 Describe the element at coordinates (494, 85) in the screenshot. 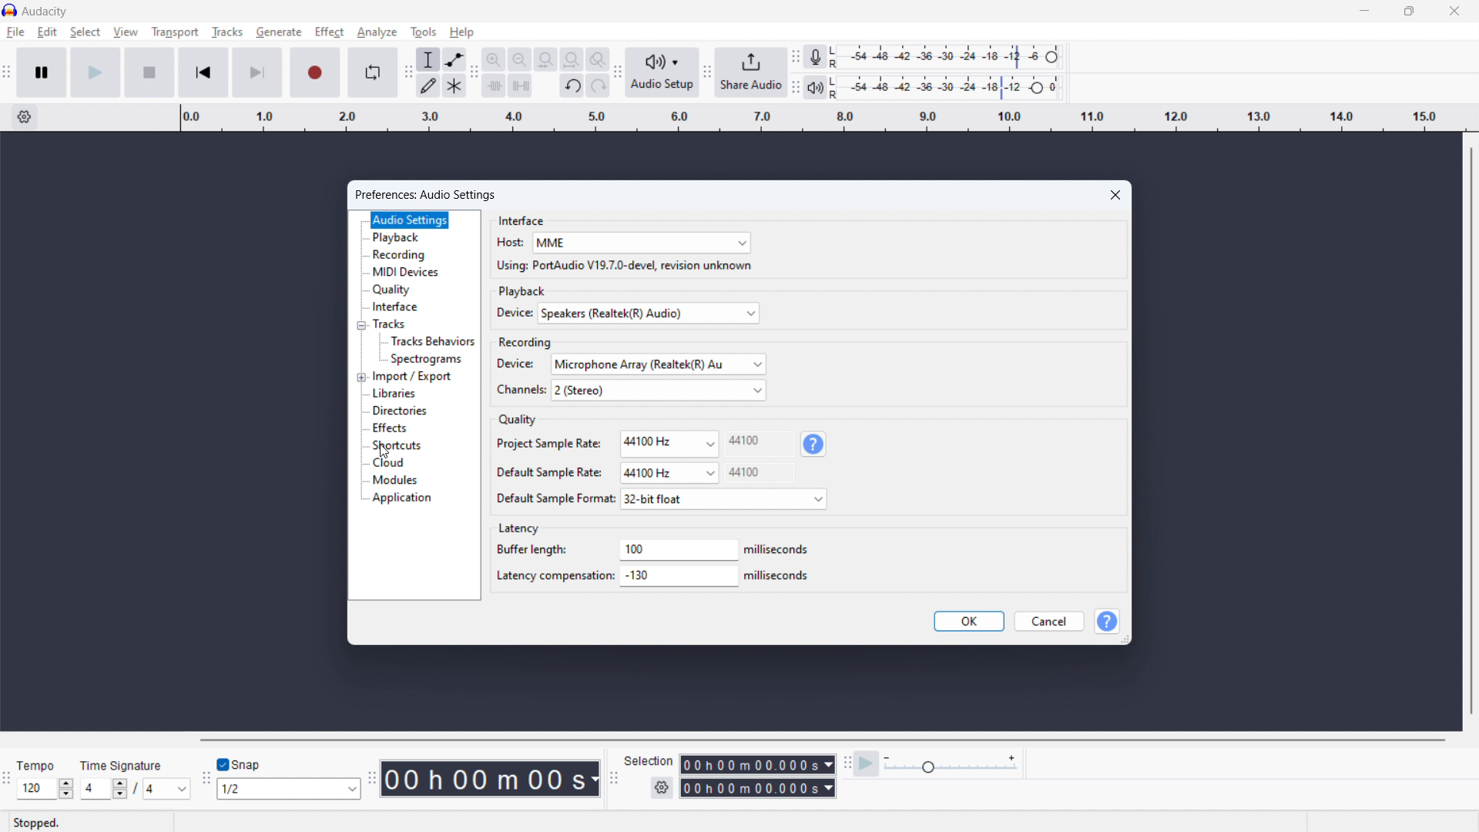

I see `trim audio outside selection` at that location.